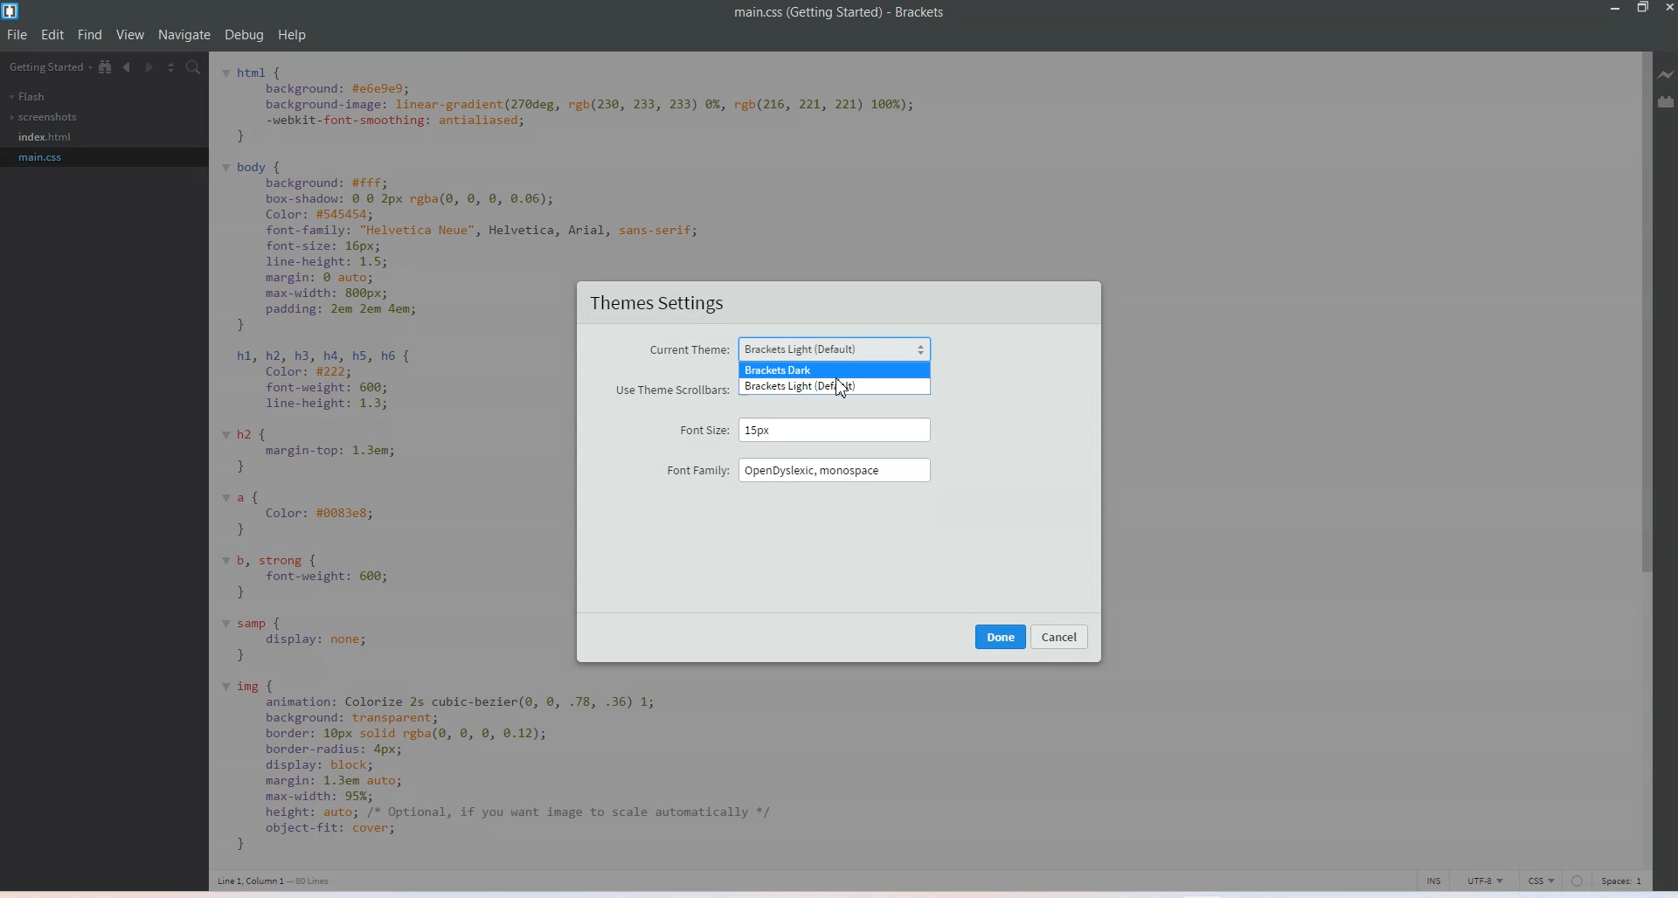 This screenshot has width=1678, height=898. What do you see at coordinates (11, 10) in the screenshot?
I see `Logo ` at bounding box center [11, 10].